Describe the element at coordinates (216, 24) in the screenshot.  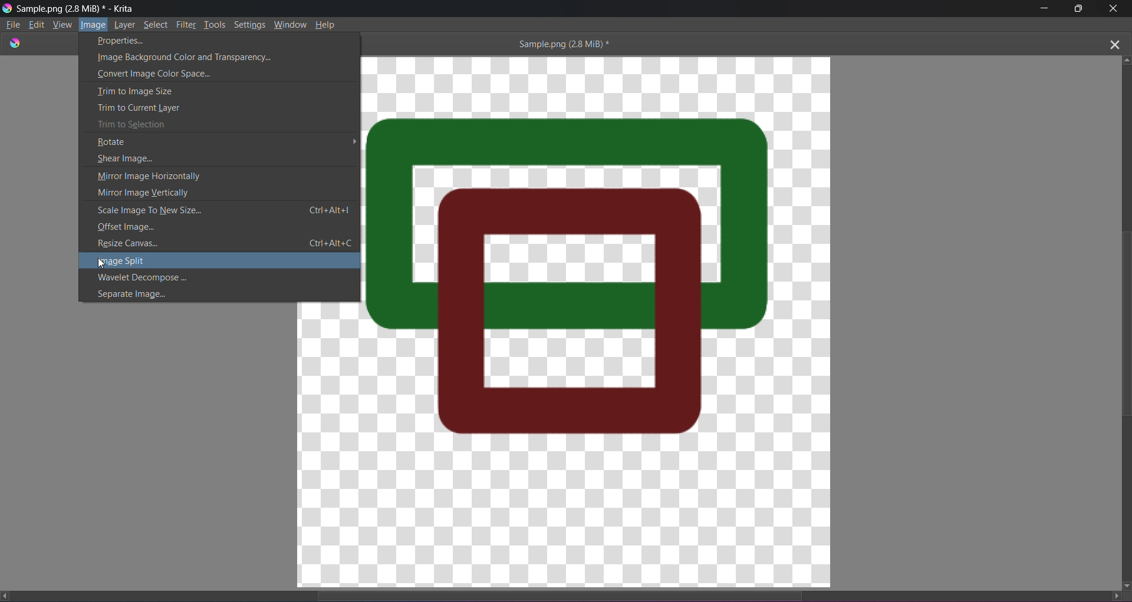
I see `Tools` at that location.